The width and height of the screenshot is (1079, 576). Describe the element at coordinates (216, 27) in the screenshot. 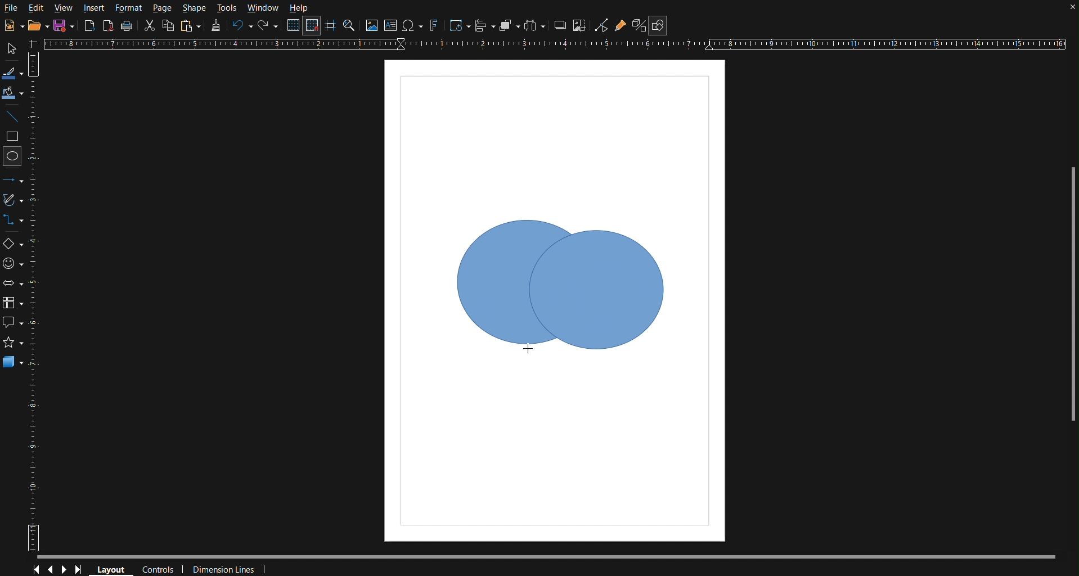

I see `Formatting` at that location.